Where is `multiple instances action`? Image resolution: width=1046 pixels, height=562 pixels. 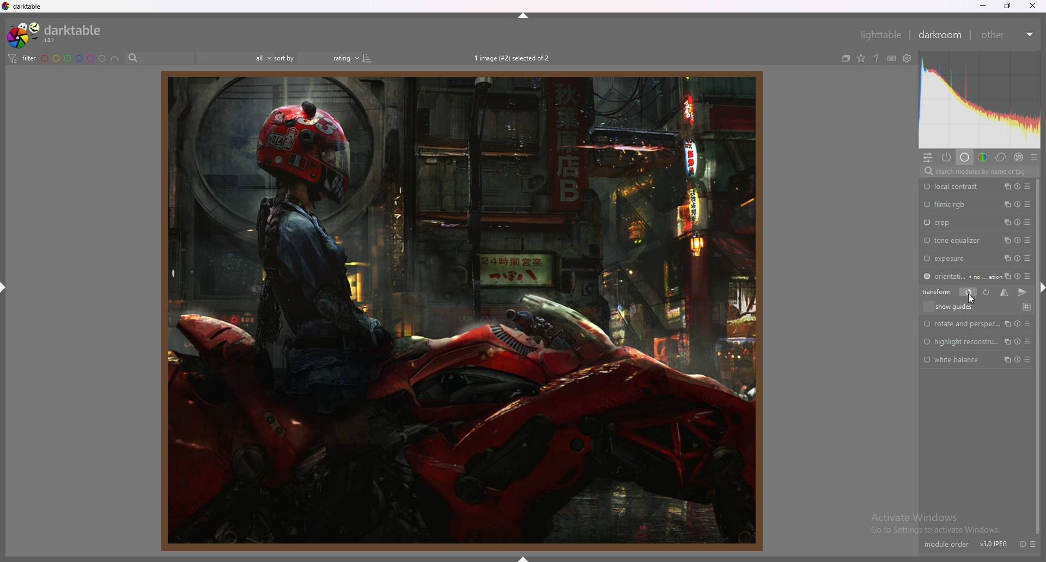
multiple instances action is located at coordinates (1006, 222).